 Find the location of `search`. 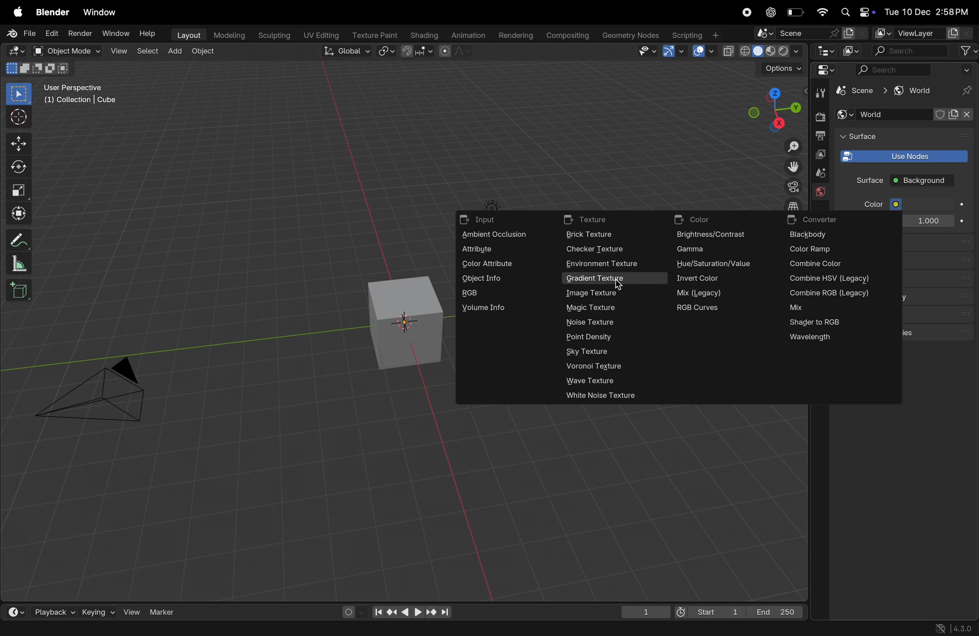

search is located at coordinates (909, 51).